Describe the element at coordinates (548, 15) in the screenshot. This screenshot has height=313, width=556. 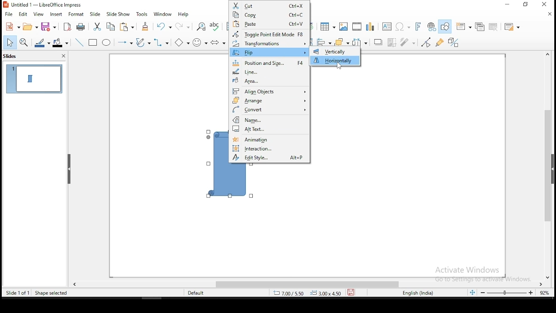
I see `close` at that location.